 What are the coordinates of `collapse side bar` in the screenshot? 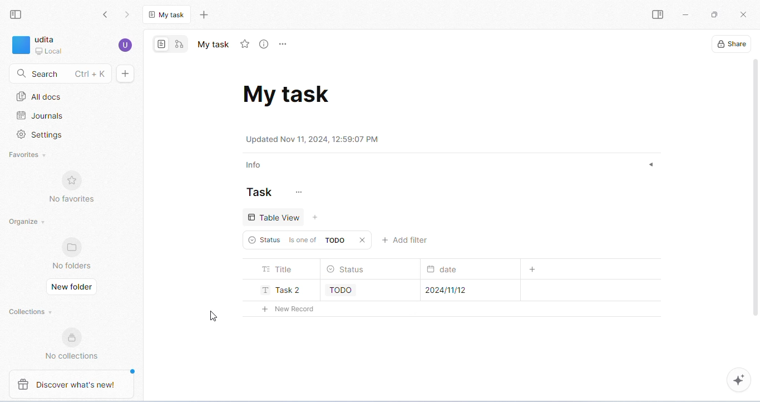 It's located at (16, 15).